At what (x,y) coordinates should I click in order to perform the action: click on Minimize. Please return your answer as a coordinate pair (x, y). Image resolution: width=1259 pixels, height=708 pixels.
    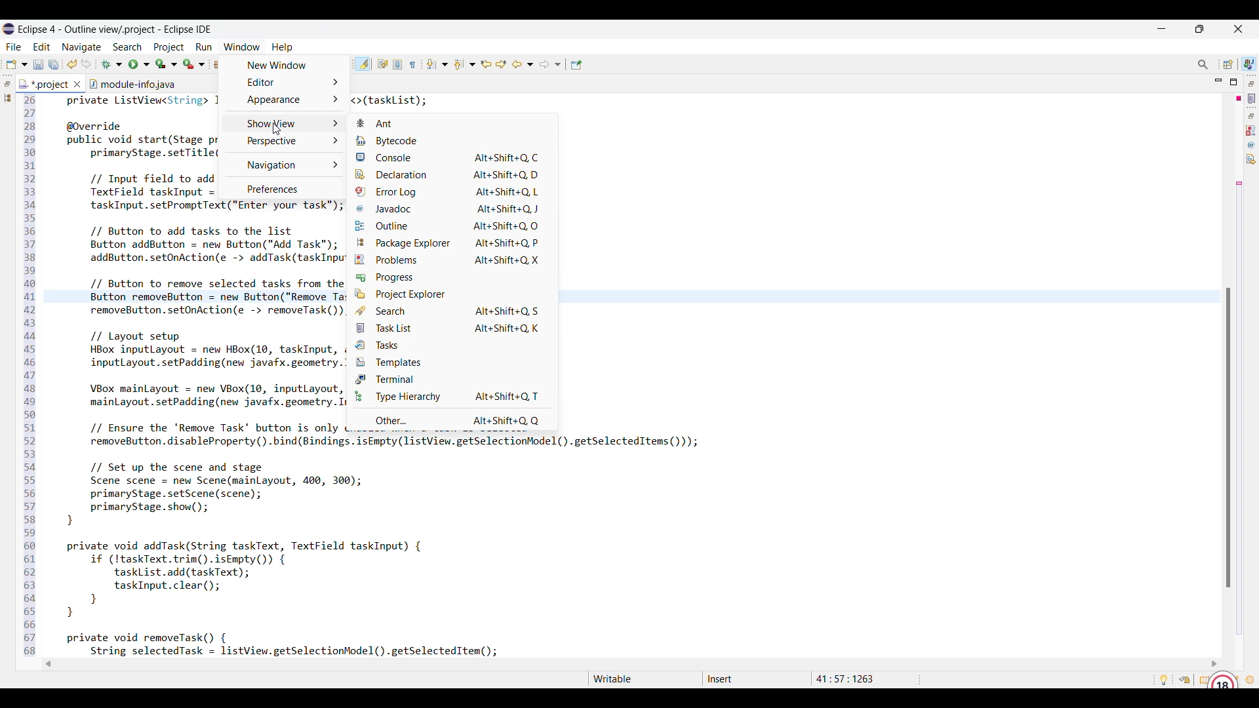
    Looking at the image, I should click on (1162, 29).